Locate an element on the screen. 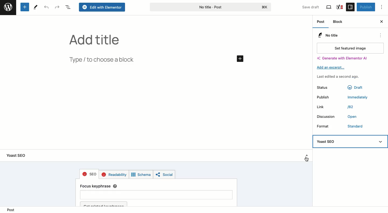  No Title is located at coordinates (327, 35).